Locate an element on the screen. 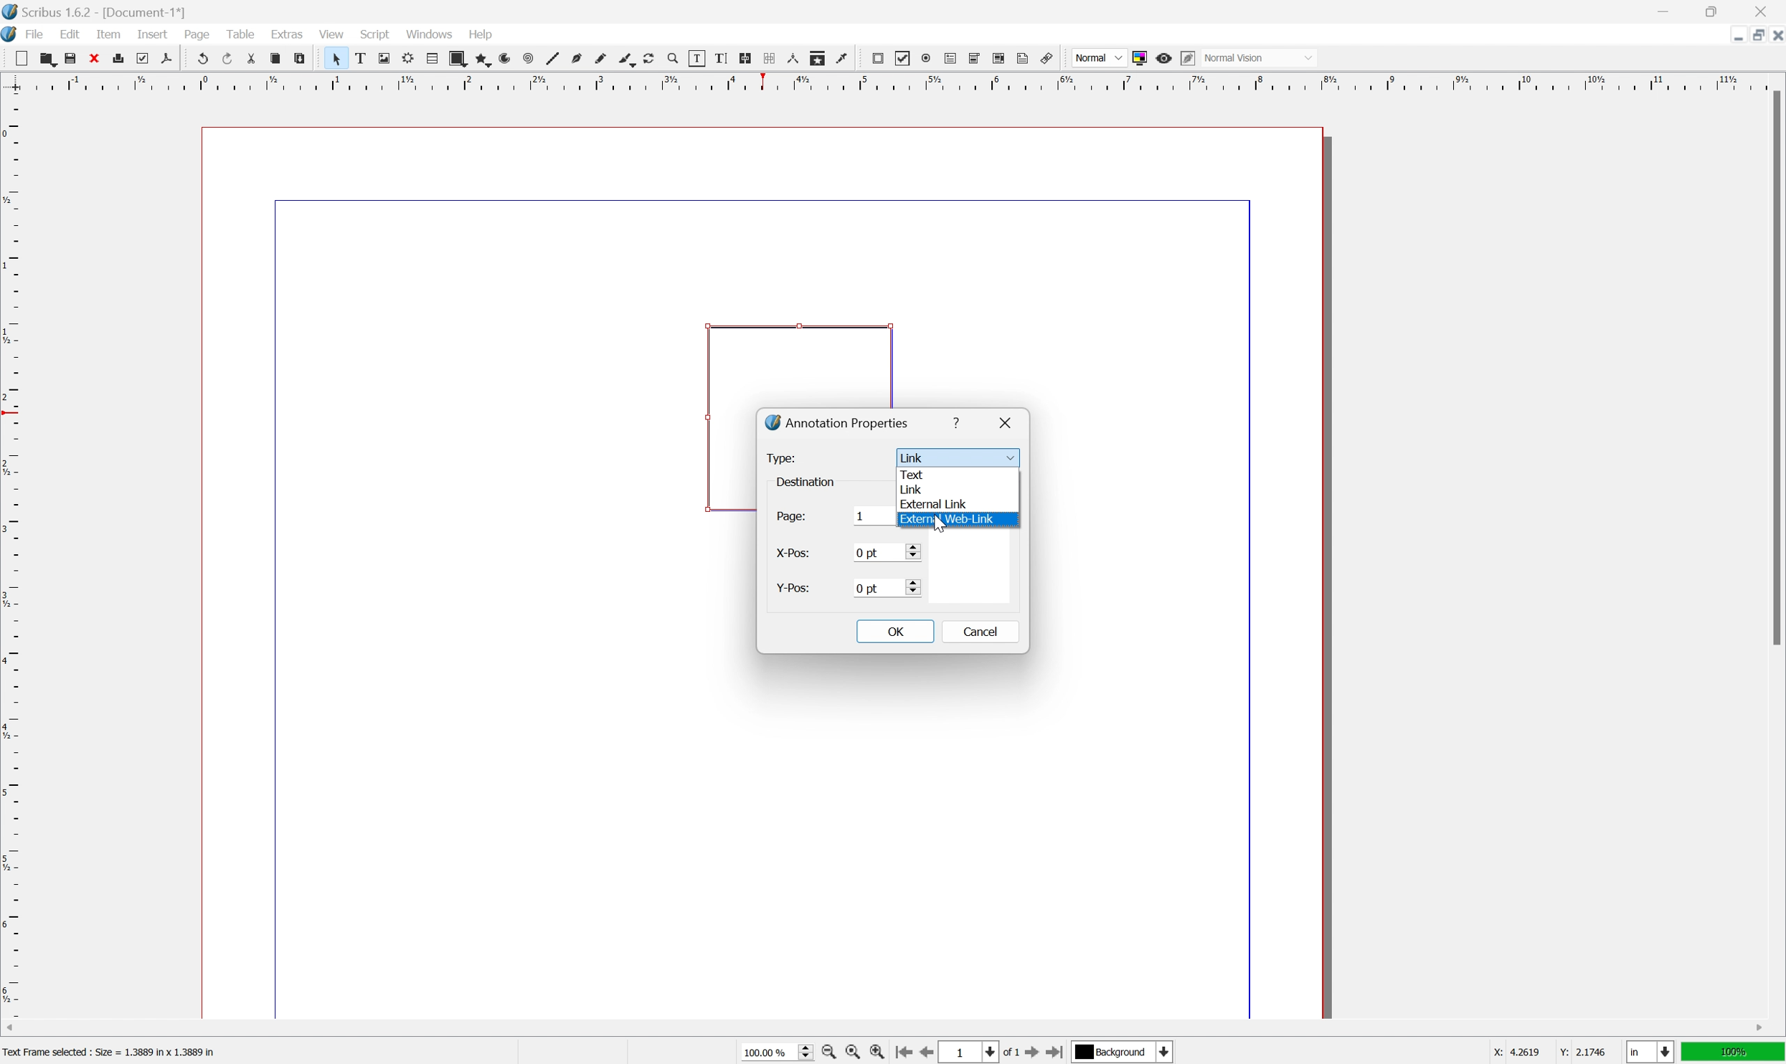 This screenshot has width=1786, height=1064. page is located at coordinates (197, 34).